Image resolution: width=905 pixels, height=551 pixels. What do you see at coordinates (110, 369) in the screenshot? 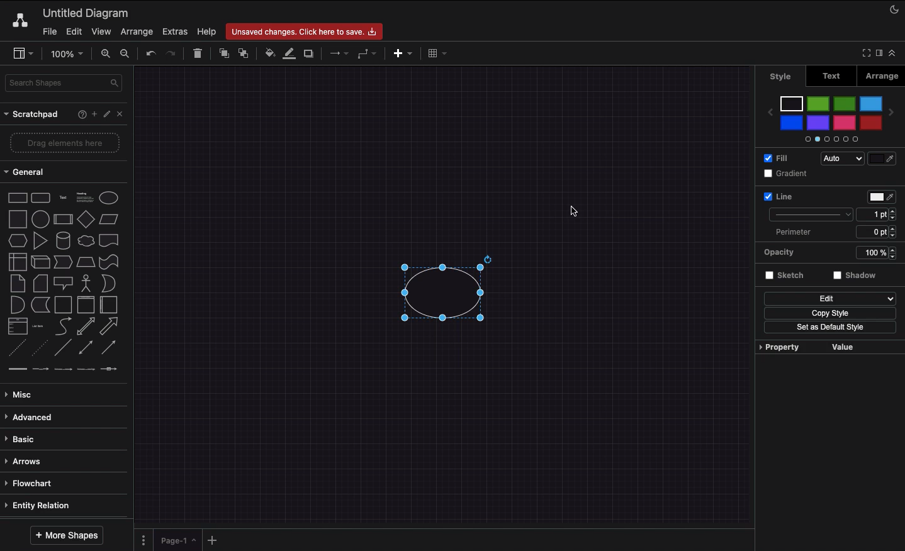
I see `connector 5` at bounding box center [110, 369].